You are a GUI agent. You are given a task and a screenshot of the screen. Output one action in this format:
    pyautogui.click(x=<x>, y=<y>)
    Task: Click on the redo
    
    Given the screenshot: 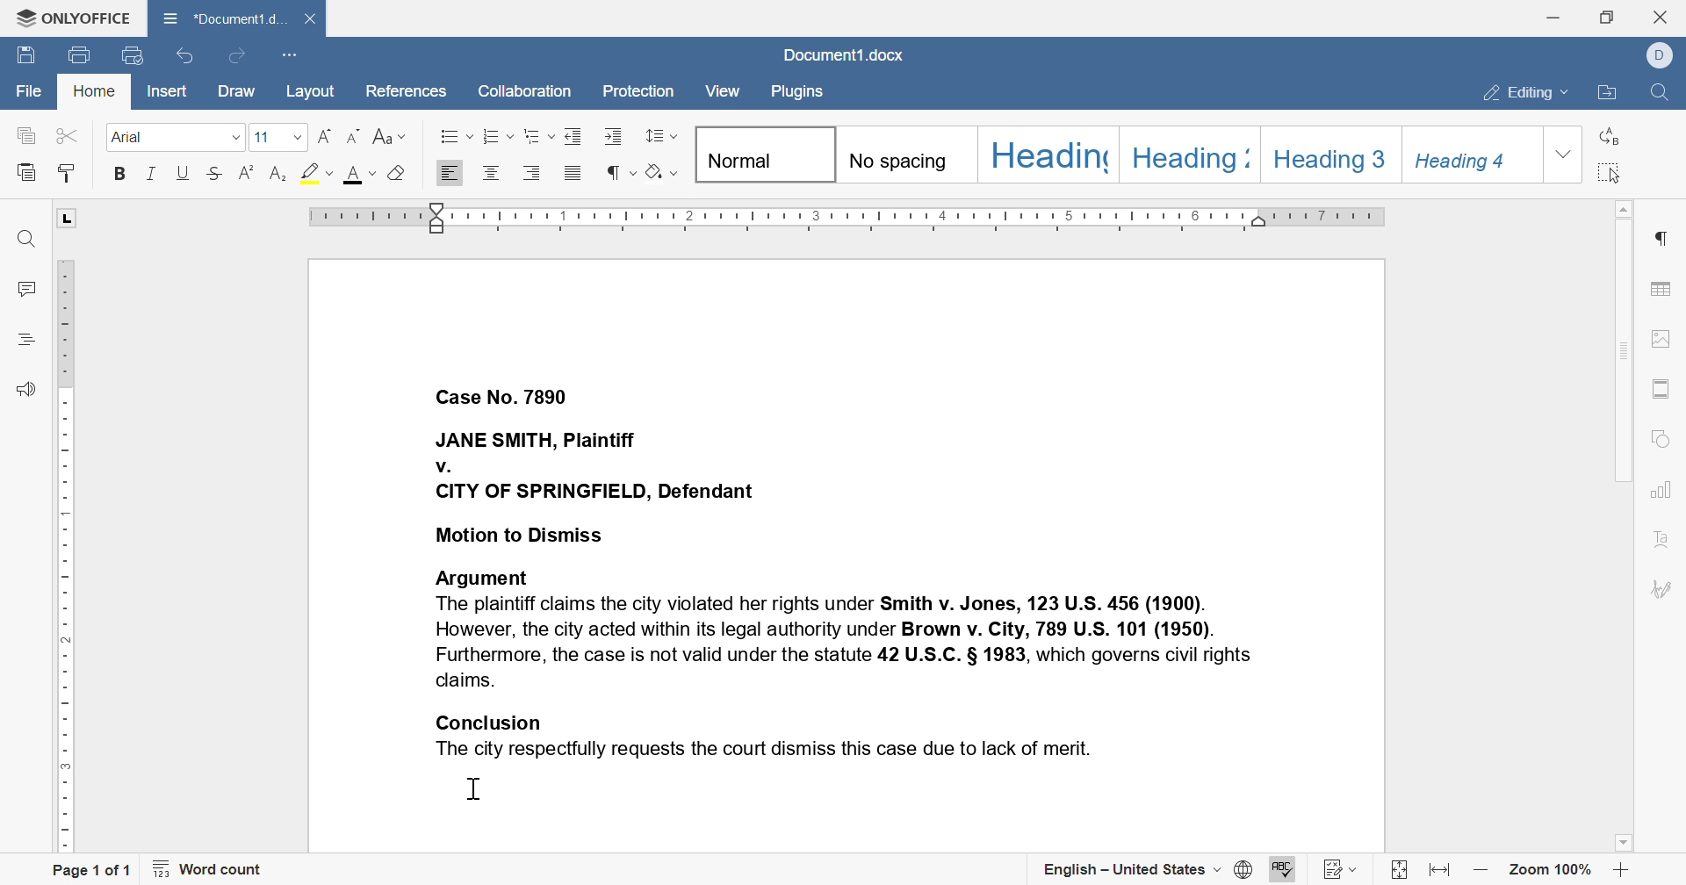 What is the action you would take?
    pyautogui.click(x=238, y=57)
    